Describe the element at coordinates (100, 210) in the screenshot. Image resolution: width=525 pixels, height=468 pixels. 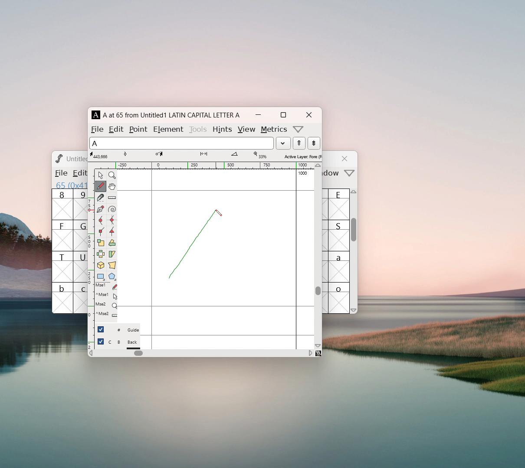
I see `add a point then drag out its conttrol points` at that location.